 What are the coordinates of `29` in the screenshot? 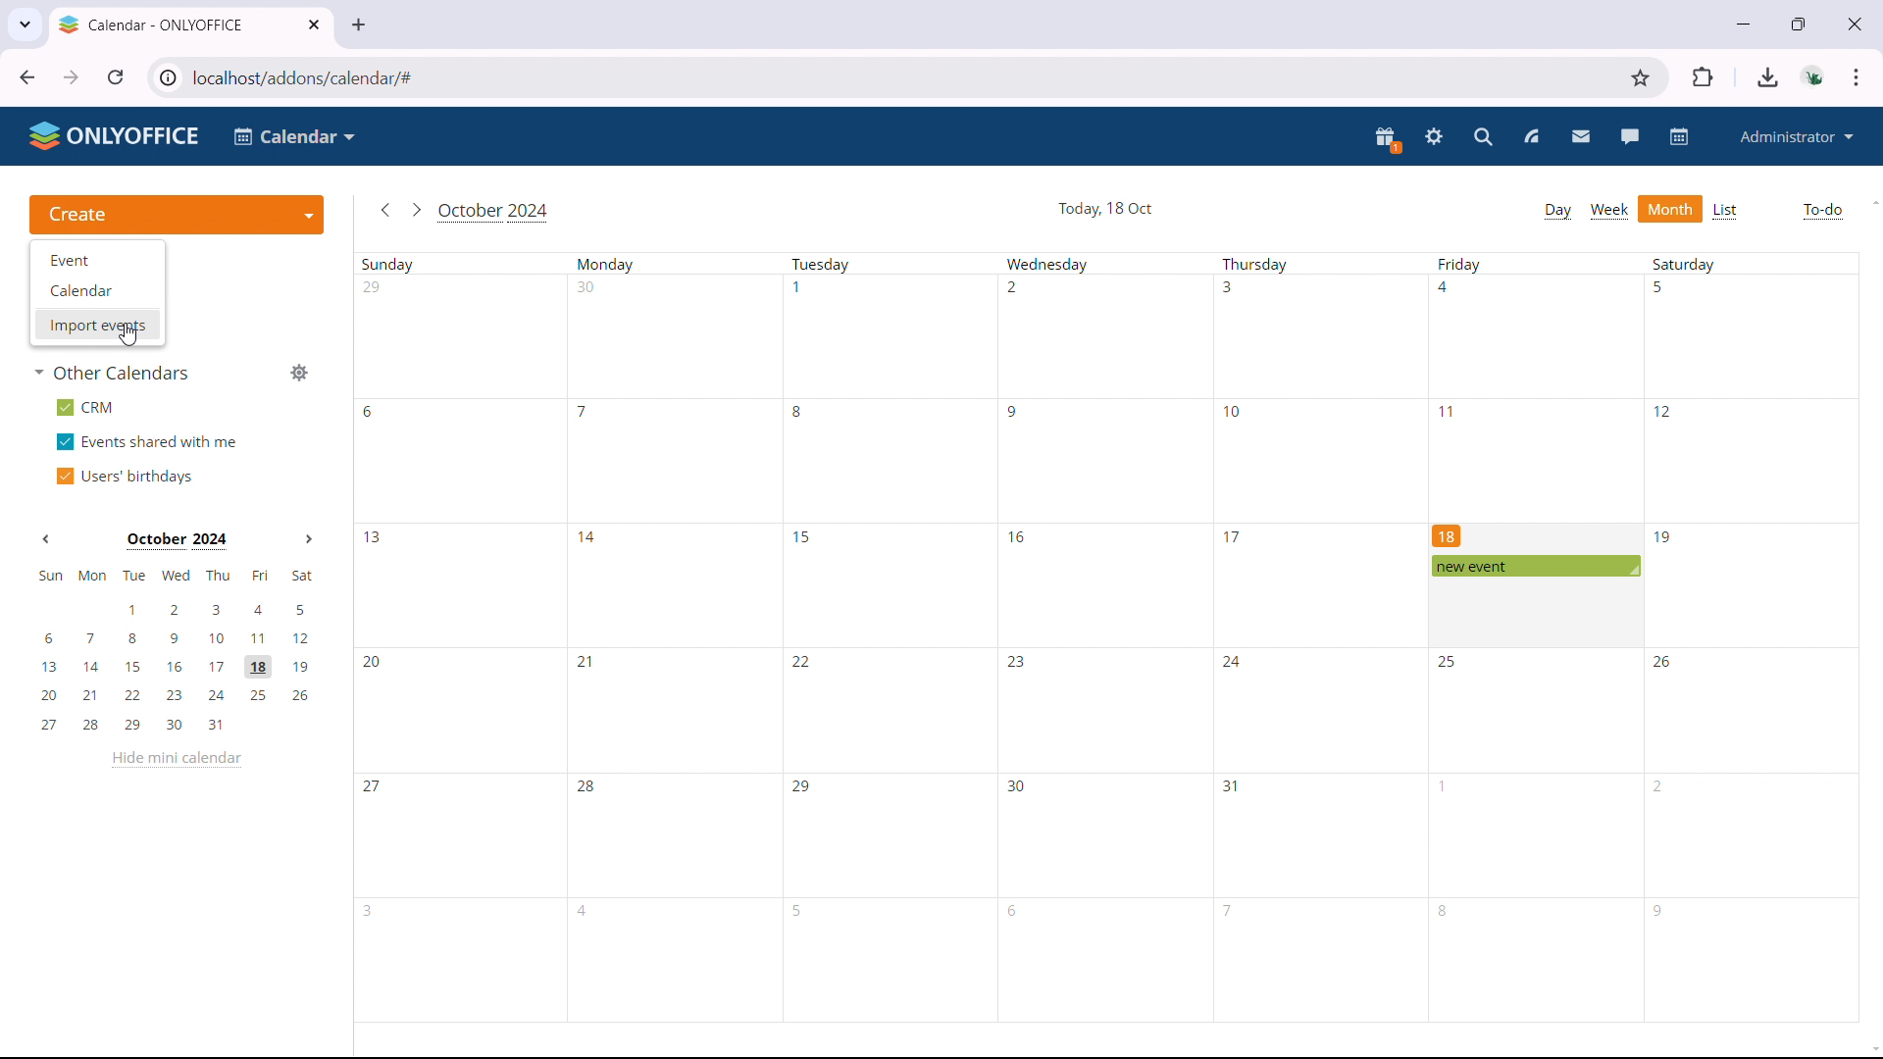 It's located at (374, 286).